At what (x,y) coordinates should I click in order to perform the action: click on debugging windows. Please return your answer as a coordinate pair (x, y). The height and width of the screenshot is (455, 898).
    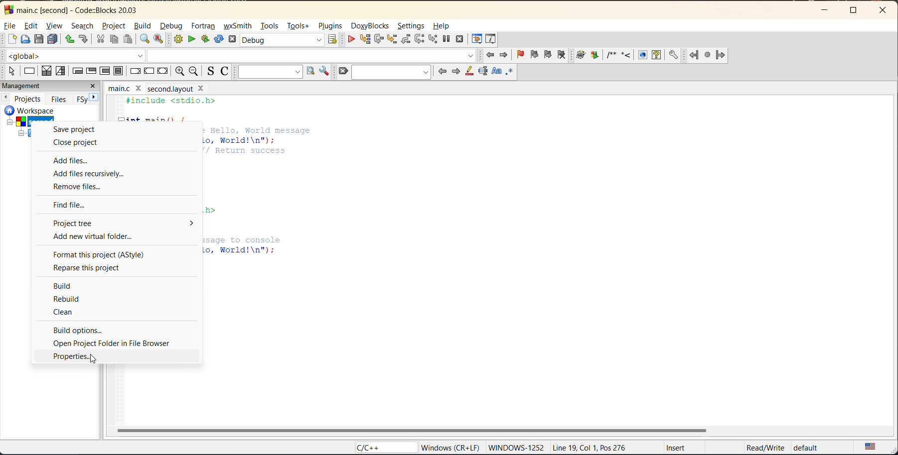
    Looking at the image, I should click on (476, 40).